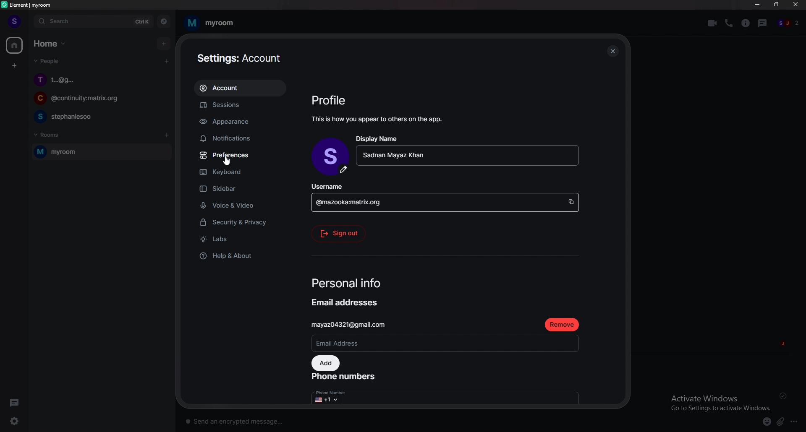 Image resolution: width=806 pixels, height=432 pixels. Describe the element at coordinates (332, 158) in the screenshot. I see `display photo` at that location.